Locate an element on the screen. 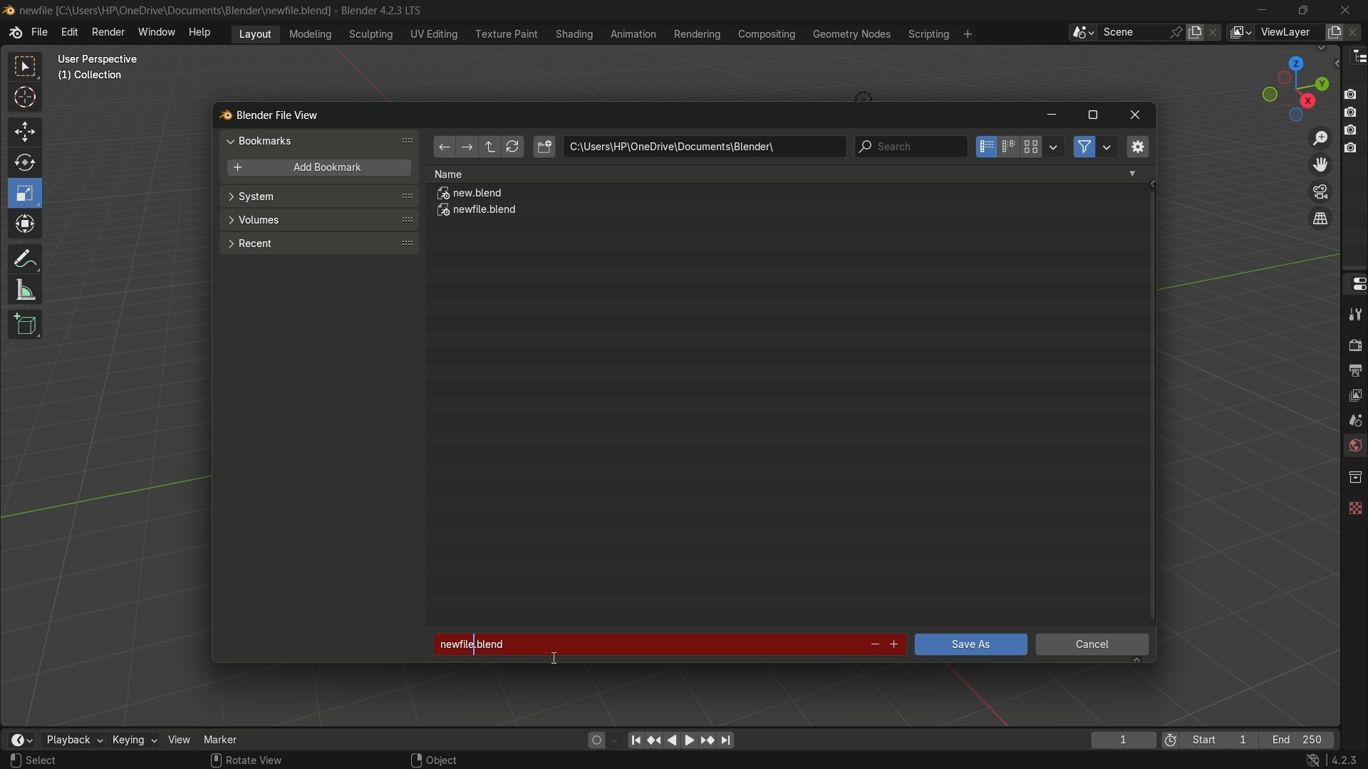 This screenshot has height=769, width=1368. filter settings is located at coordinates (1108, 147).